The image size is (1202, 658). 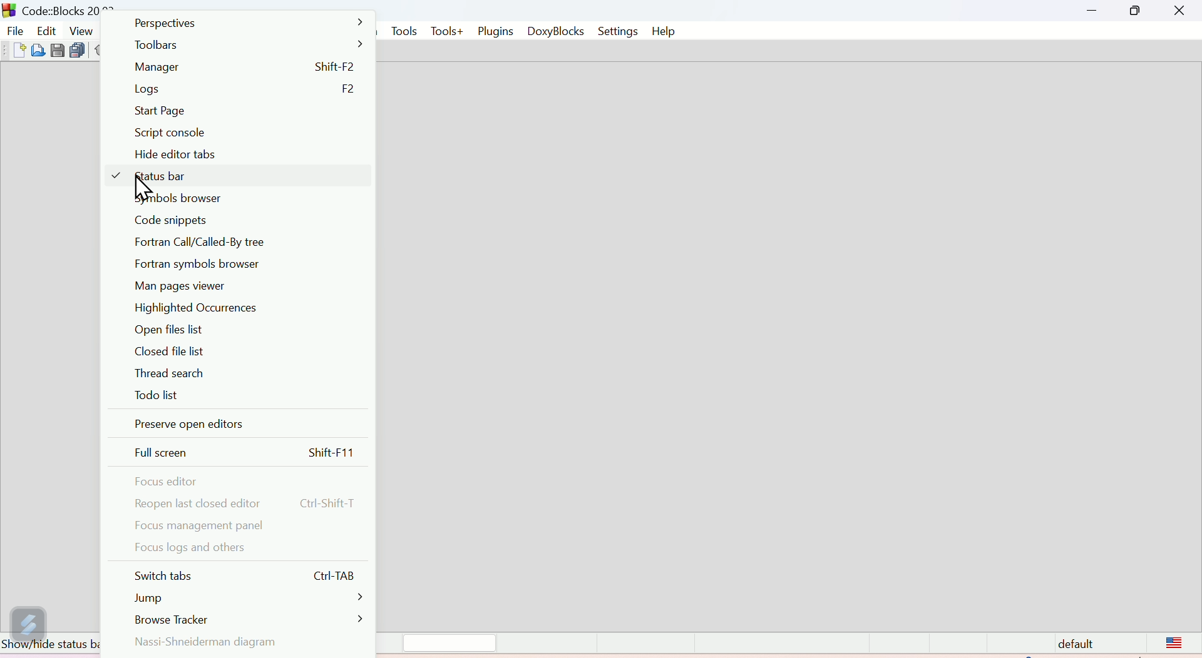 I want to click on Show/hide status bar, so click(x=46, y=647).